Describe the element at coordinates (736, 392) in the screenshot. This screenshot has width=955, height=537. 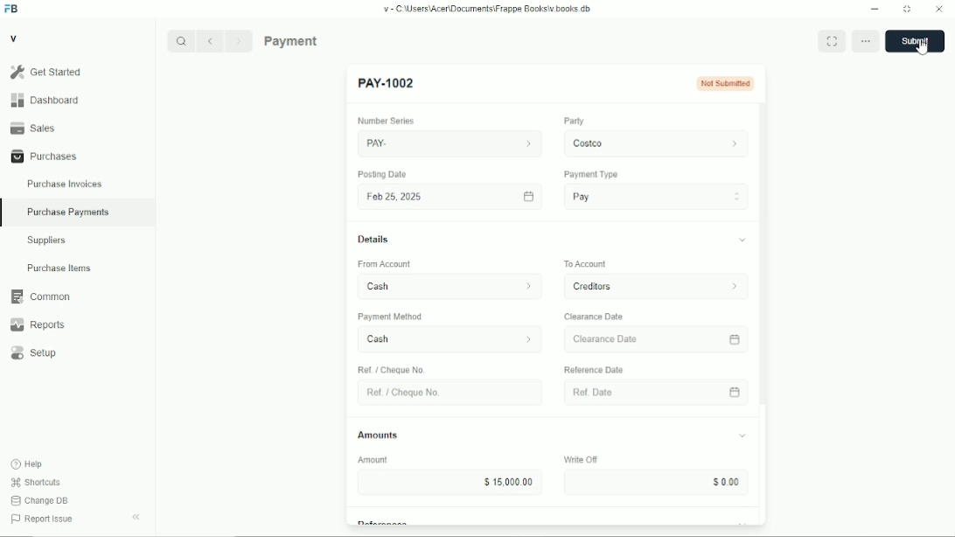
I see `calender` at that location.